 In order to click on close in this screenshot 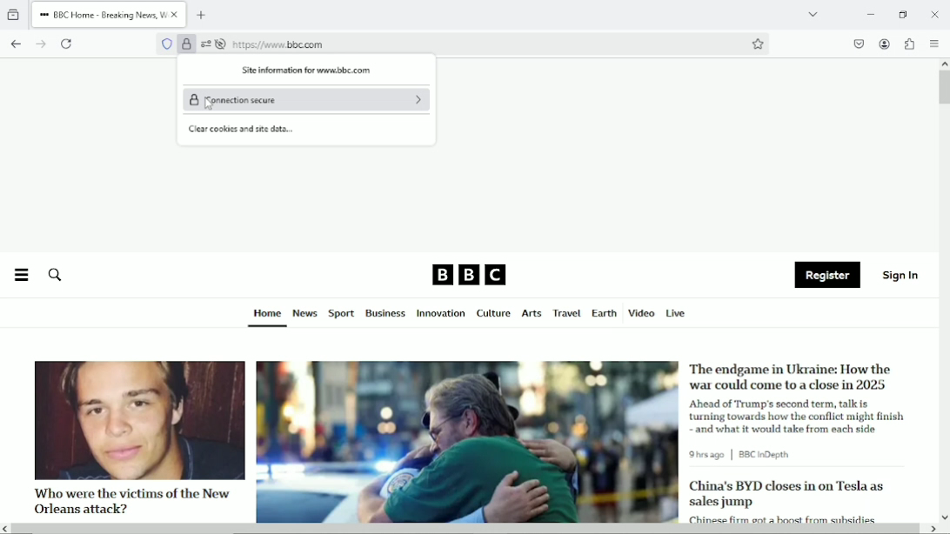, I will do `click(176, 14)`.